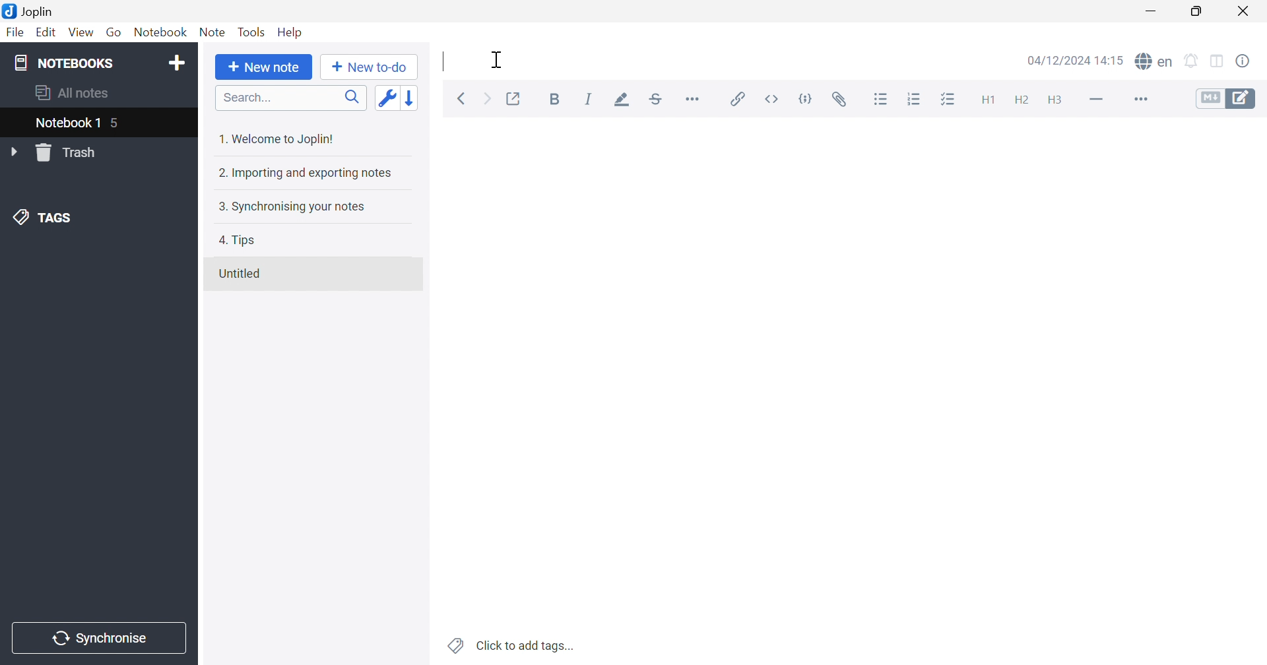 The height and width of the screenshot is (665, 1267). What do you see at coordinates (839, 100) in the screenshot?
I see `Attach file` at bounding box center [839, 100].